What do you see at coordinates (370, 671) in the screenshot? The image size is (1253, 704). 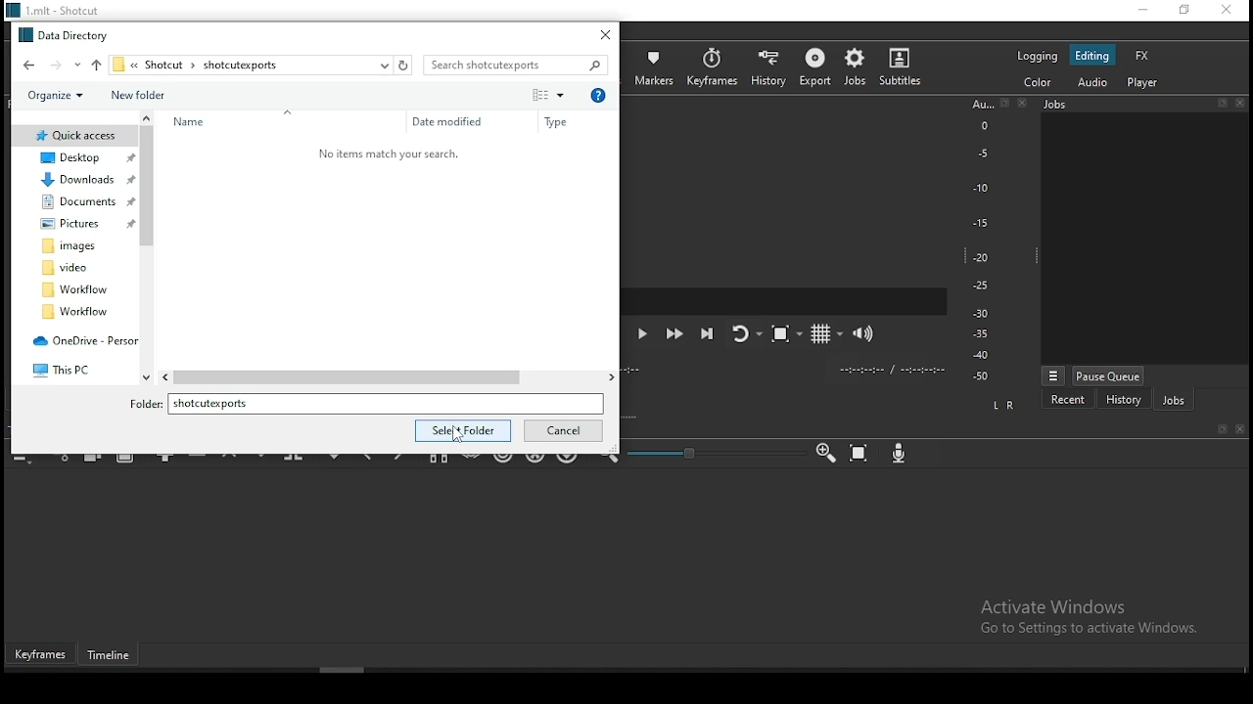 I see `scroll bar` at bounding box center [370, 671].